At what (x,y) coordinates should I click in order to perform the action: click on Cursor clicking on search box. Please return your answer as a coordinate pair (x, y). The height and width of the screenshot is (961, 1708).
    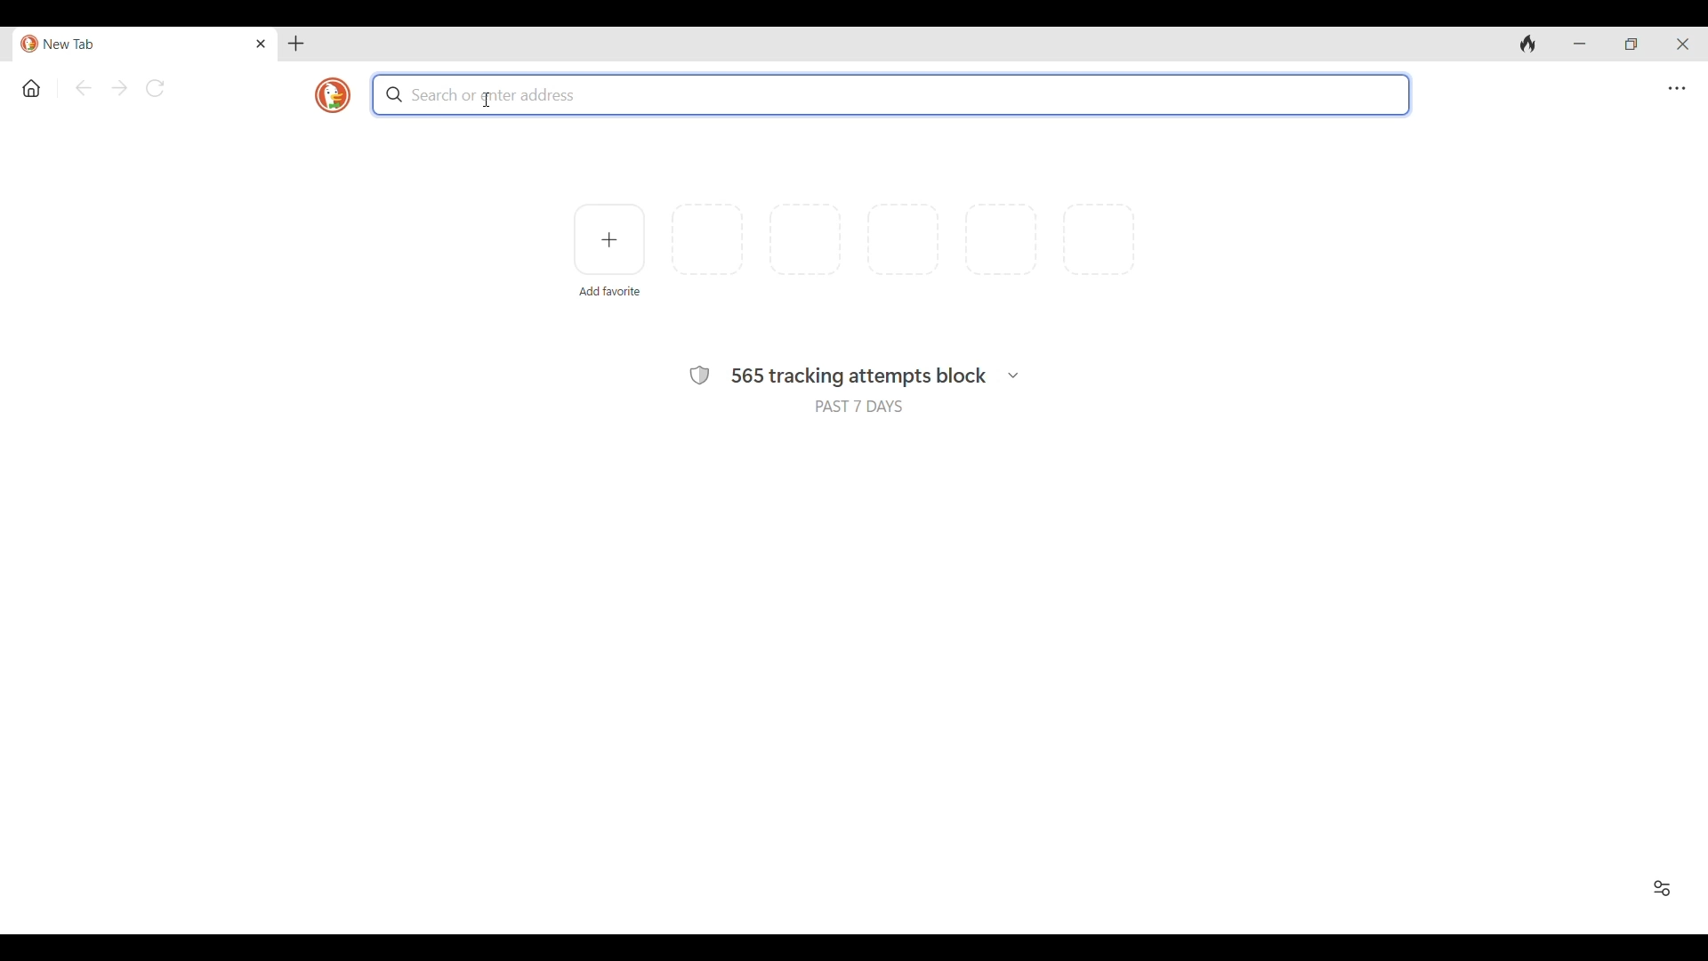
    Looking at the image, I should click on (488, 100).